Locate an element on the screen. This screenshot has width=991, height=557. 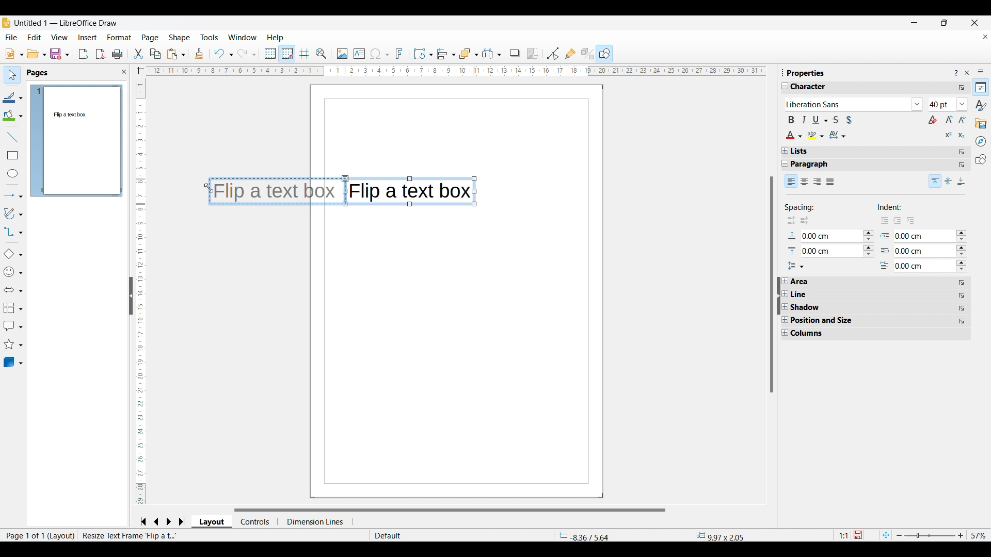
Change respective spacing attribute is located at coordinates (869, 243).